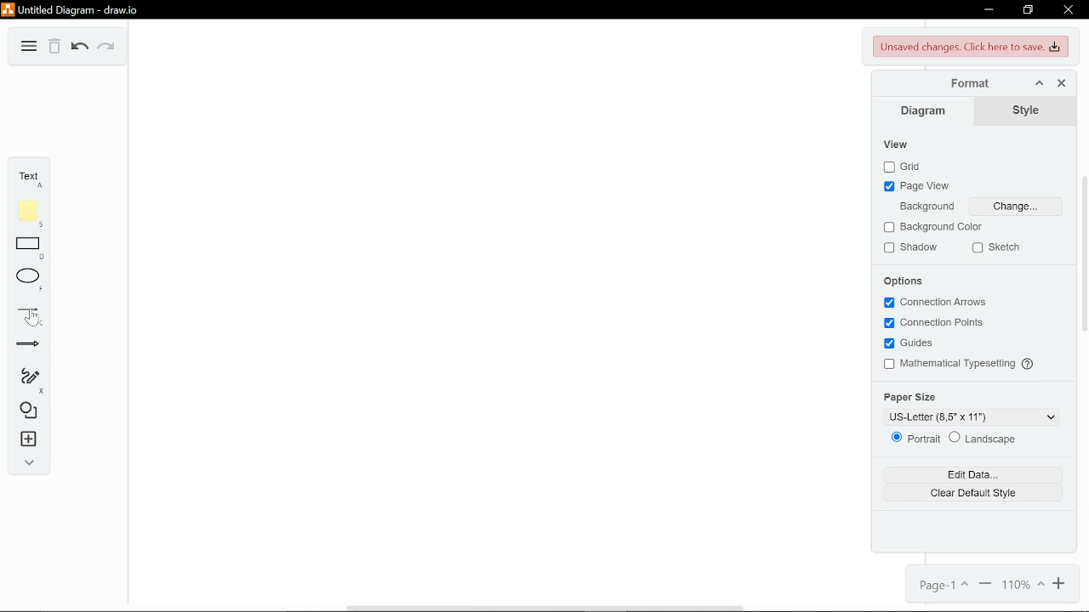  What do you see at coordinates (107, 48) in the screenshot?
I see `Redo` at bounding box center [107, 48].